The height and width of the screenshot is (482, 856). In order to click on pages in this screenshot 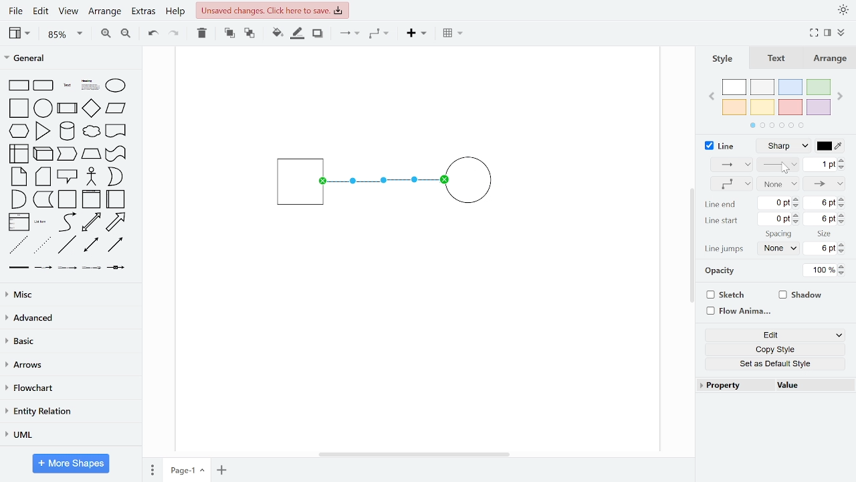, I will do `click(151, 468)`.